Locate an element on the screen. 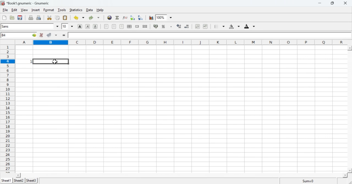  = is located at coordinates (64, 36).